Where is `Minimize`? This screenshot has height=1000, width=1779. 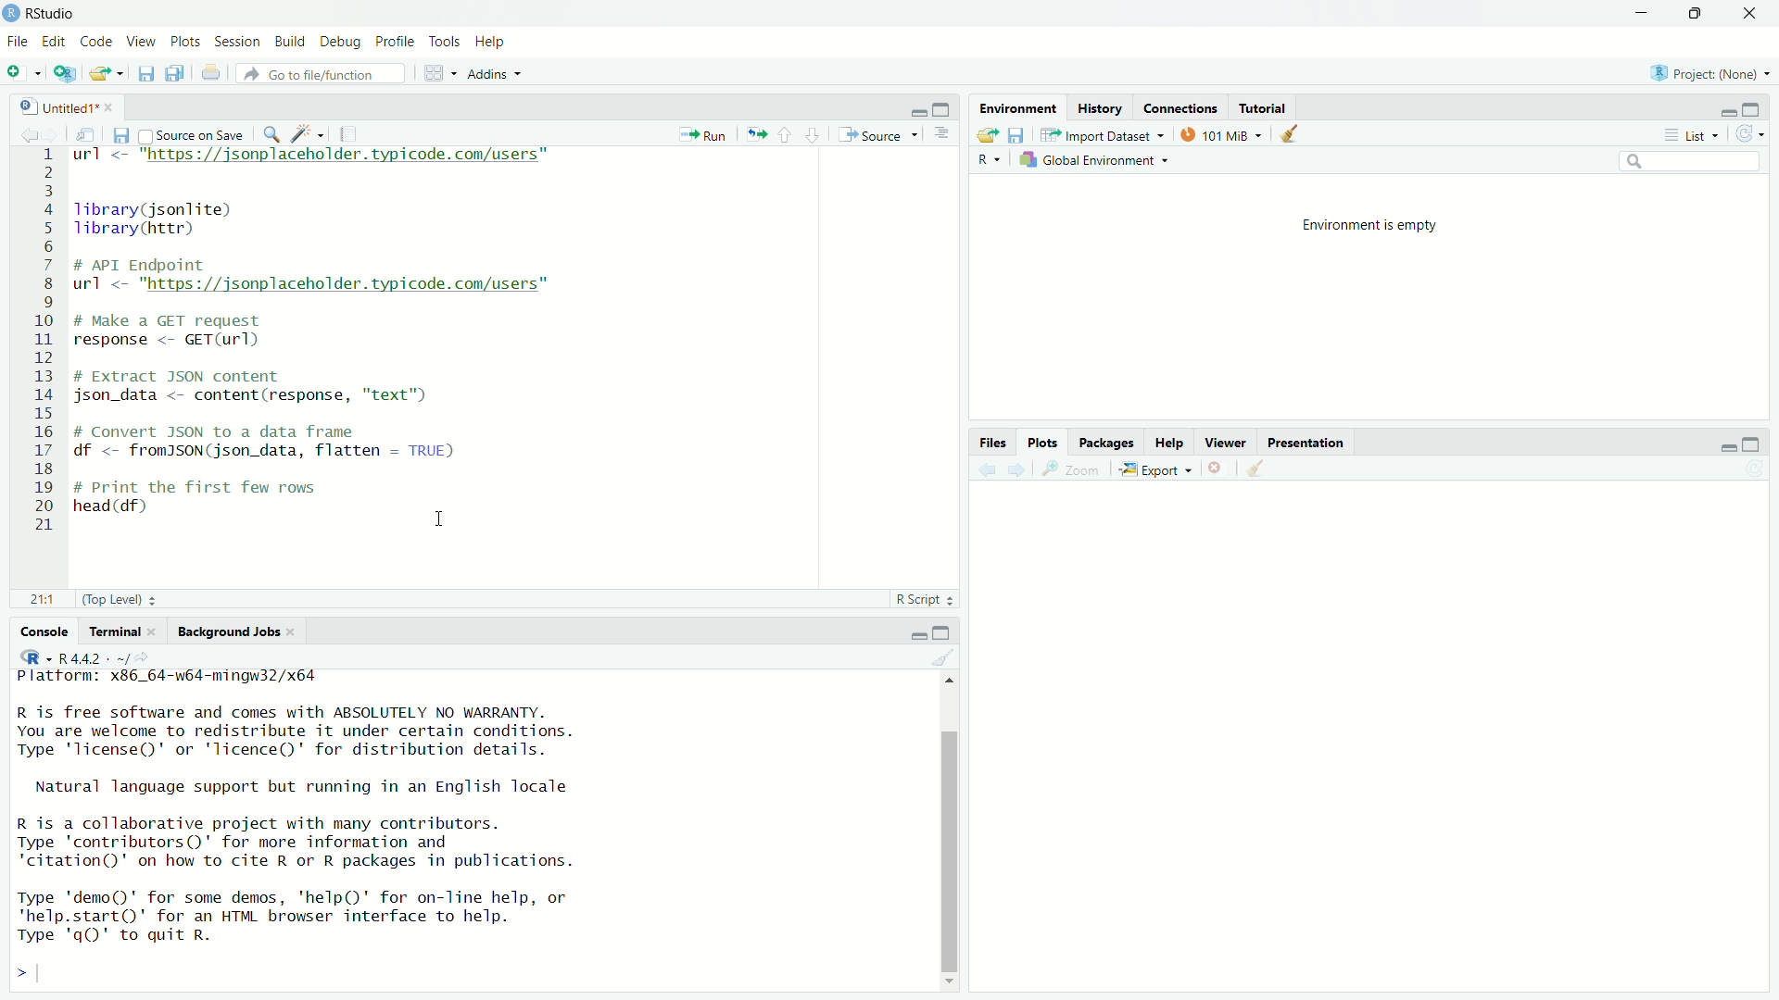
Minimize is located at coordinates (1725, 447).